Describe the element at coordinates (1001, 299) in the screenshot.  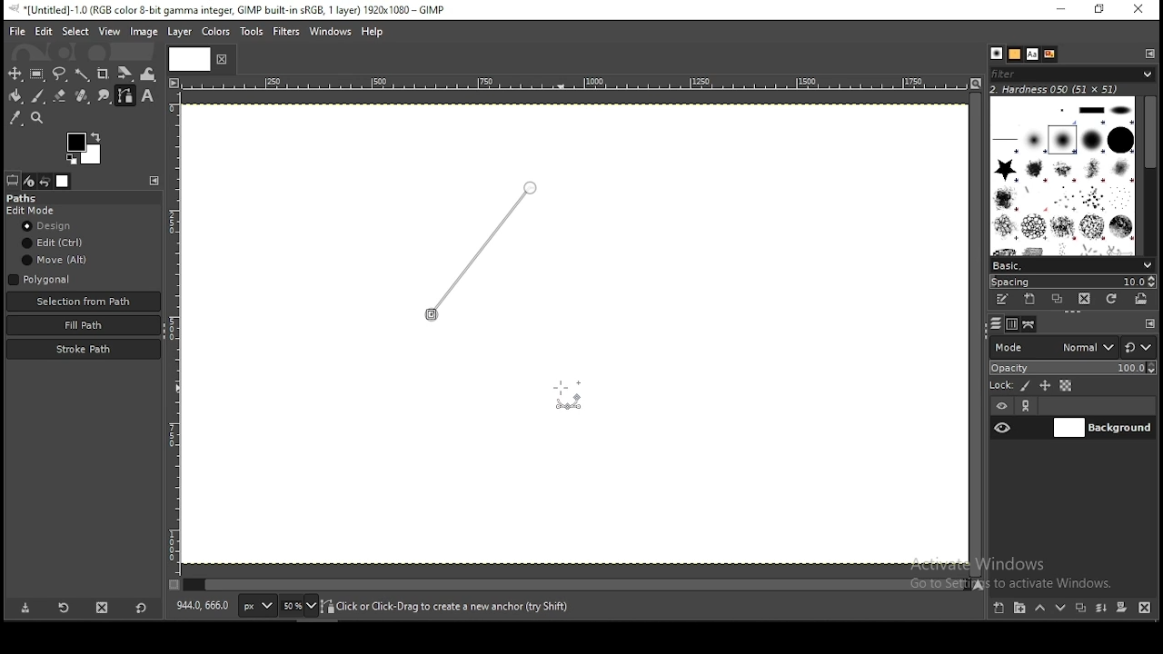
I see `edit this brush` at that location.